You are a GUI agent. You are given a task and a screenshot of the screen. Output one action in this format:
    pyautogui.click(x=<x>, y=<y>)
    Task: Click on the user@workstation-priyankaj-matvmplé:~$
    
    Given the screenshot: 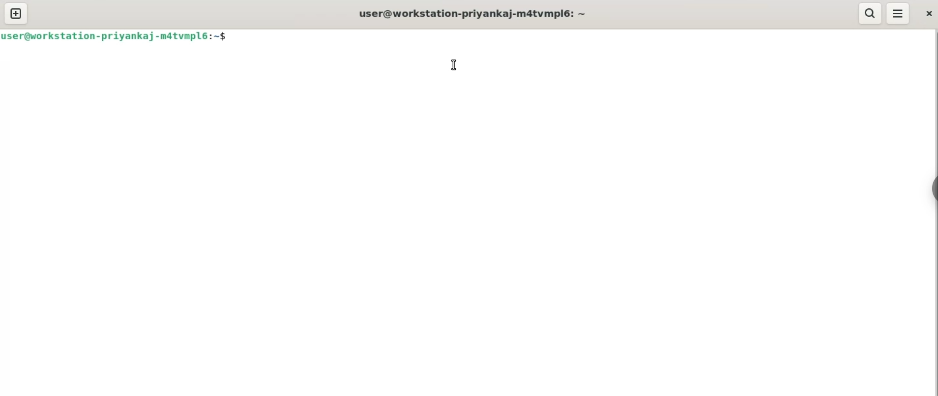 What is the action you would take?
    pyautogui.click(x=117, y=36)
    